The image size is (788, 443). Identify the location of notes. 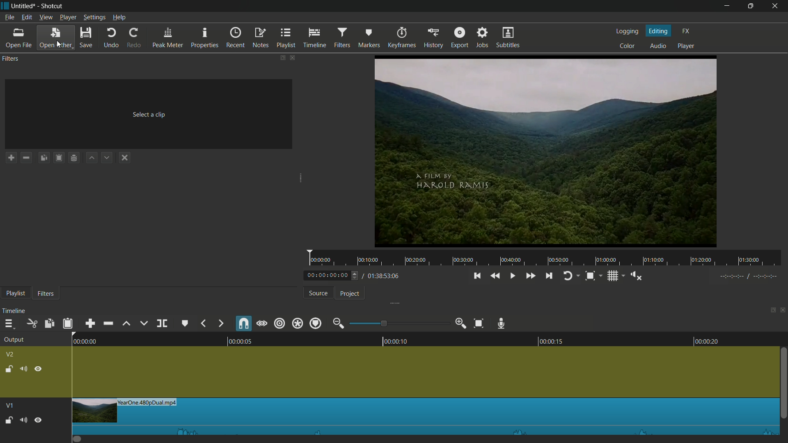
(261, 37).